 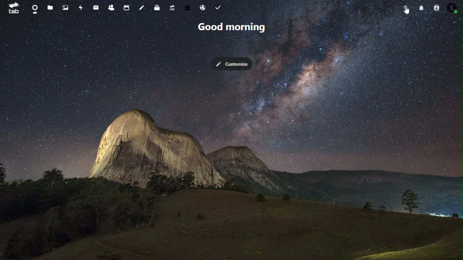 I want to click on Activity , so click(x=81, y=8).